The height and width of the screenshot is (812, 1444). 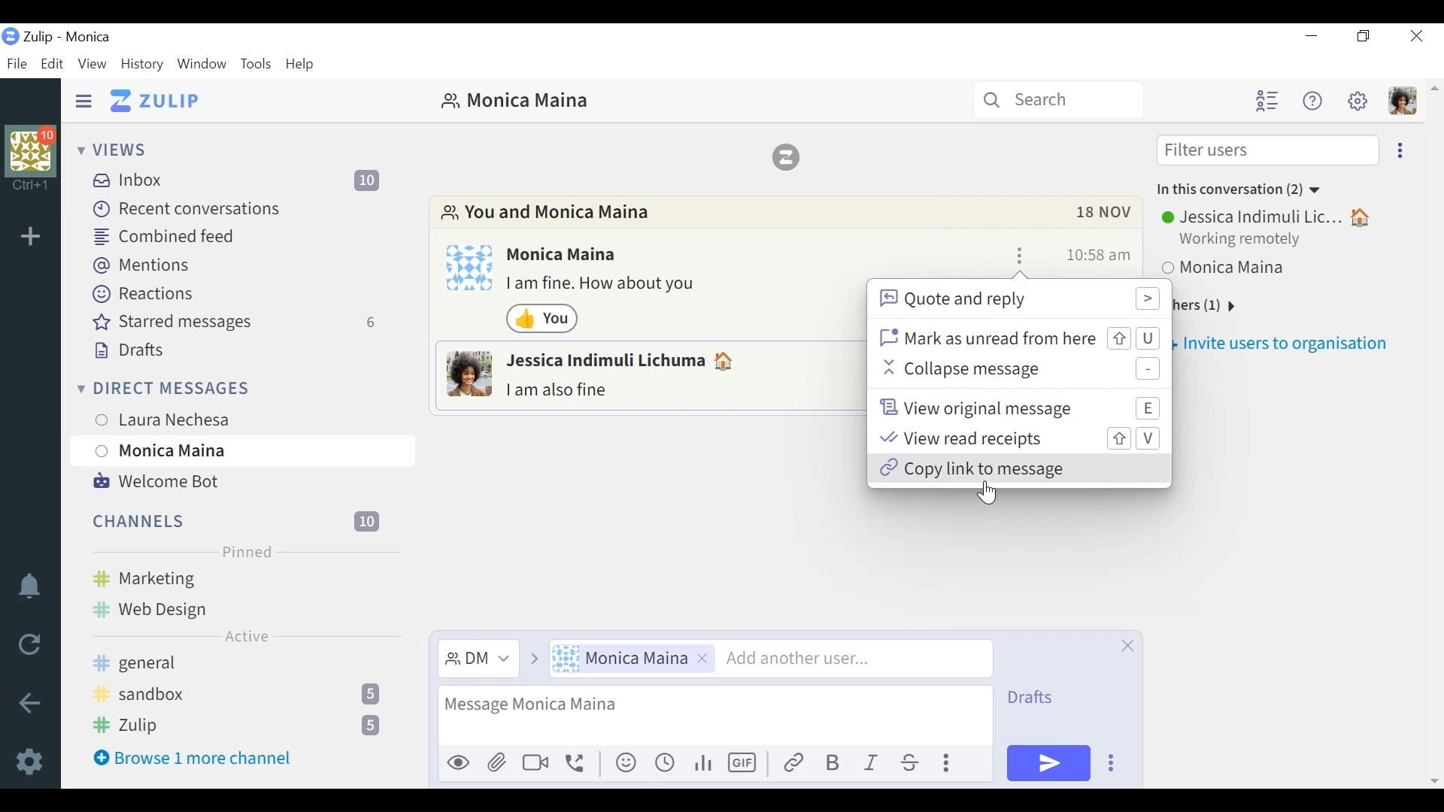 What do you see at coordinates (67, 37) in the screenshot?
I see `Zulip - Monica` at bounding box center [67, 37].